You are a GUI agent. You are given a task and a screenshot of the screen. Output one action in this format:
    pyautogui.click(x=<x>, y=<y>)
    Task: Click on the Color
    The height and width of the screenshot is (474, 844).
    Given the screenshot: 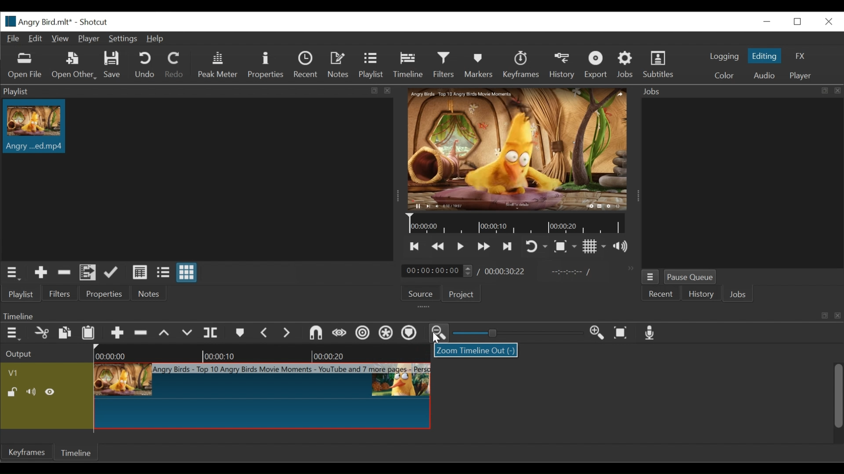 What is the action you would take?
    pyautogui.click(x=727, y=75)
    